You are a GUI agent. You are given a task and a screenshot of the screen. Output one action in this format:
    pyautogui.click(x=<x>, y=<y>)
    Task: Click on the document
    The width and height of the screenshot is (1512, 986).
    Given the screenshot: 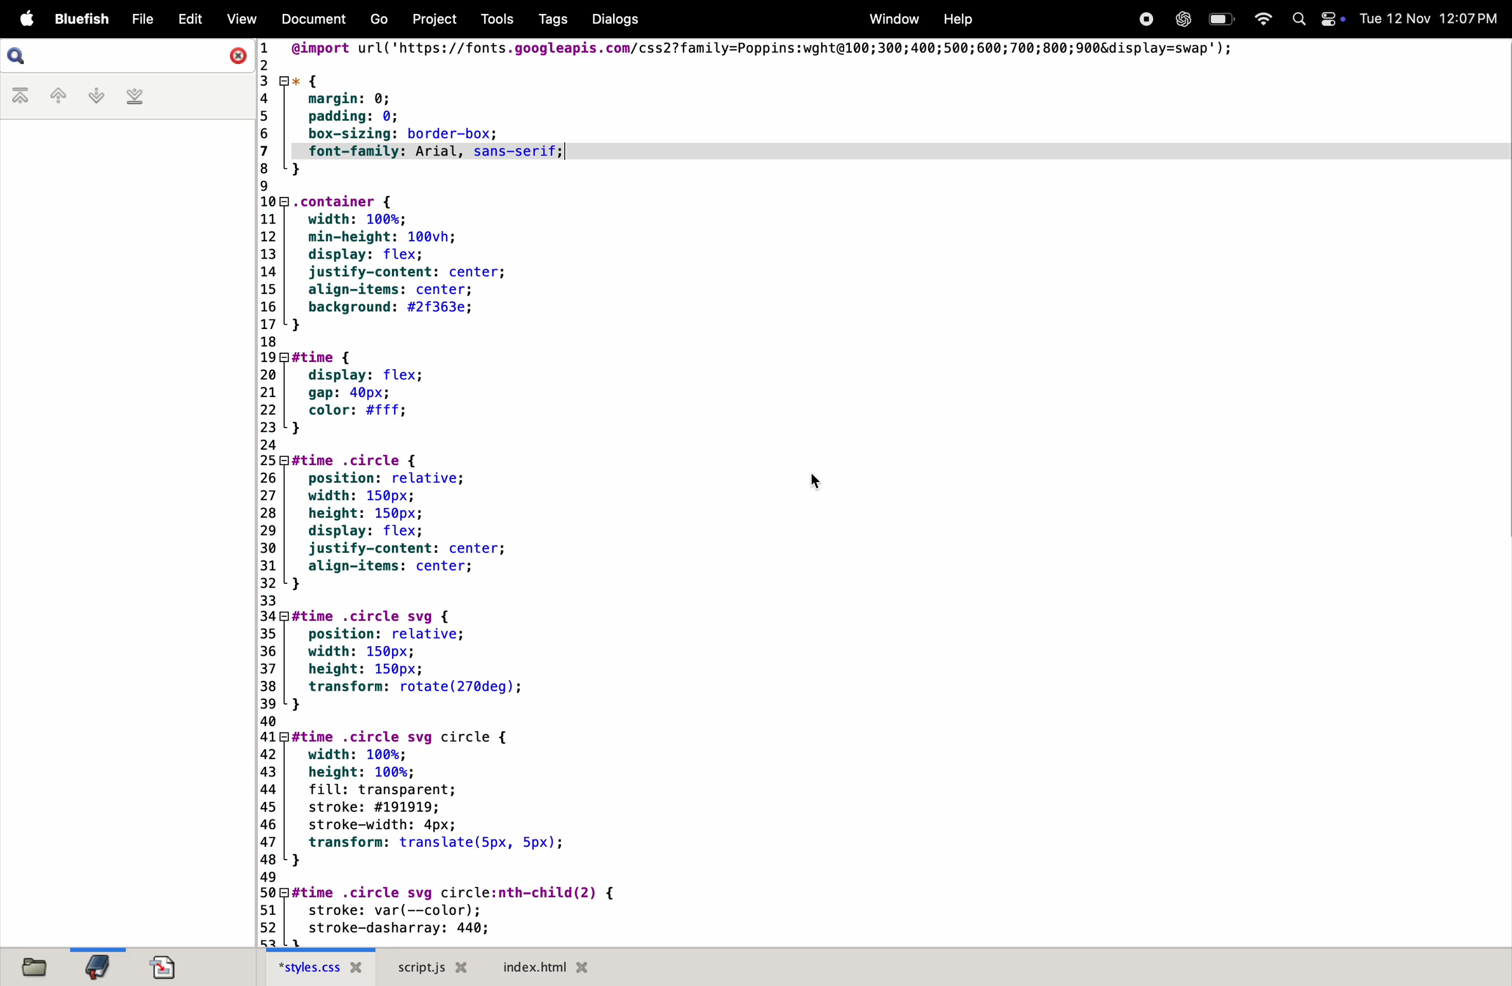 What is the action you would take?
    pyautogui.click(x=313, y=21)
    